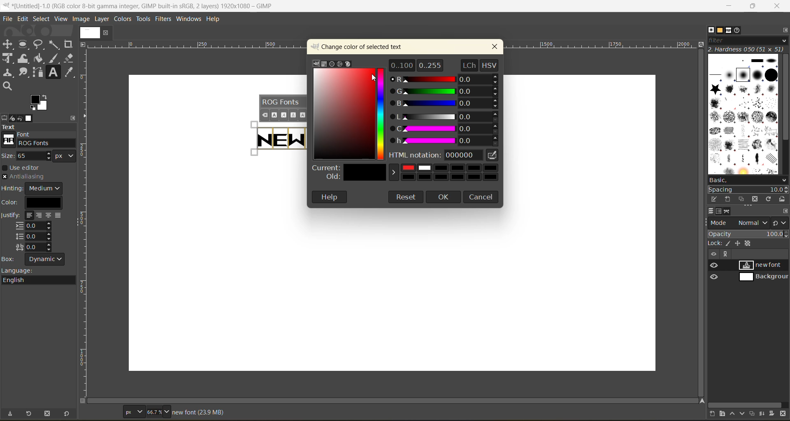  Describe the element at coordinates (5, 118) in the screenshot. I see `tool options` at that location.